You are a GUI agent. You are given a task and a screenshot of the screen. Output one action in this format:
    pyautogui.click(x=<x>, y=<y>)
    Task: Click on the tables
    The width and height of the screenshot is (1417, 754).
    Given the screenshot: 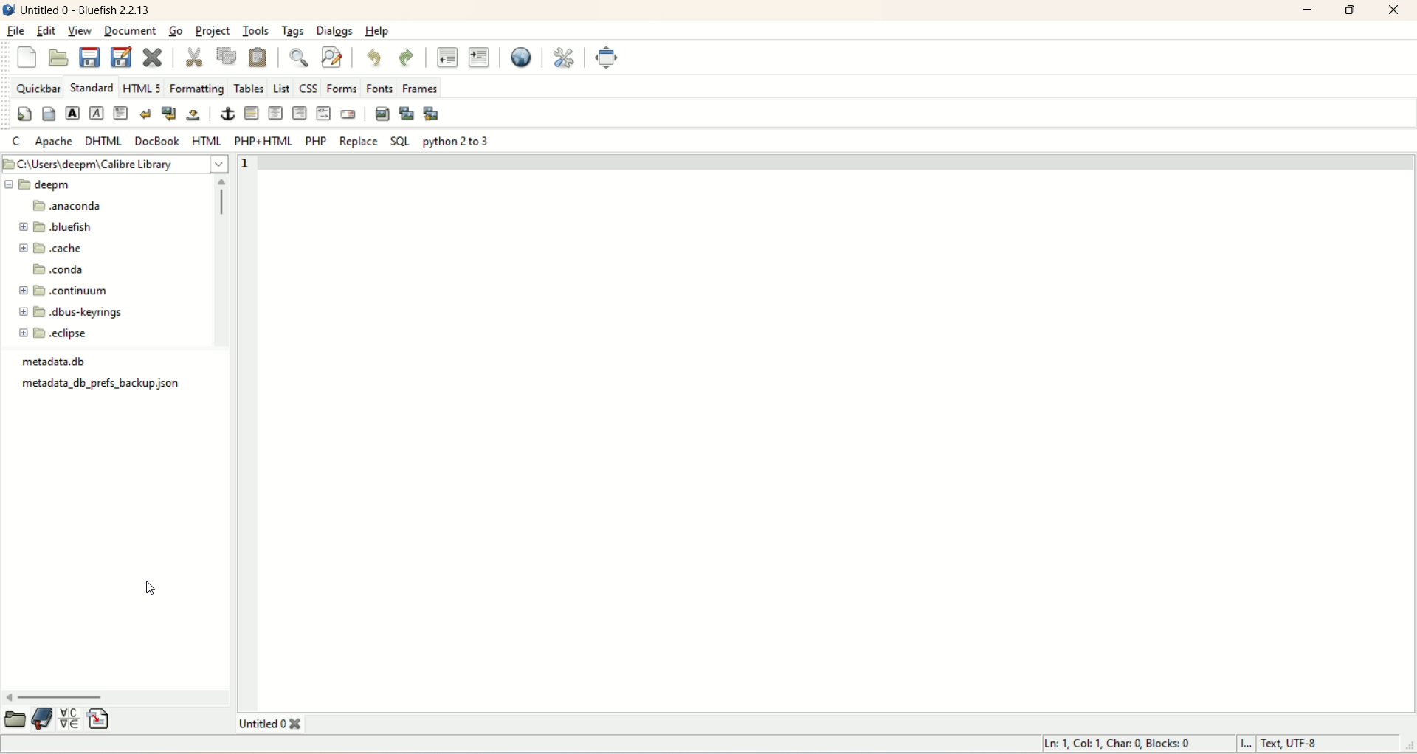 What is the action you would take?
    pyautogui.click(x=249, y=87)
    